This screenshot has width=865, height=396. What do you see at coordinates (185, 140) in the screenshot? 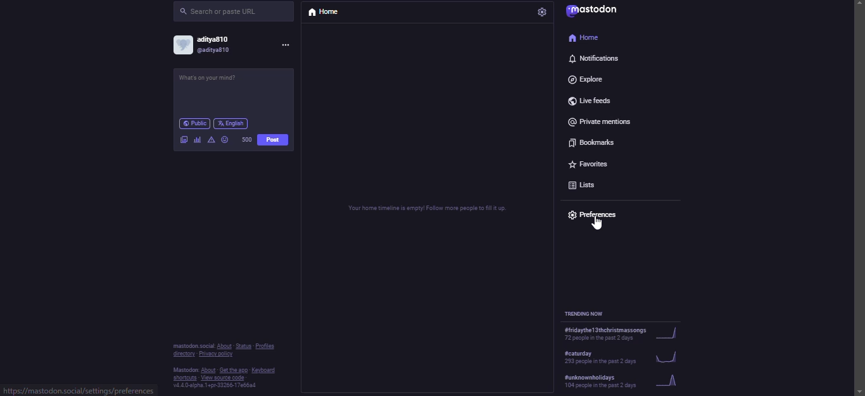
I see `image` at bounding box center [185, 140].